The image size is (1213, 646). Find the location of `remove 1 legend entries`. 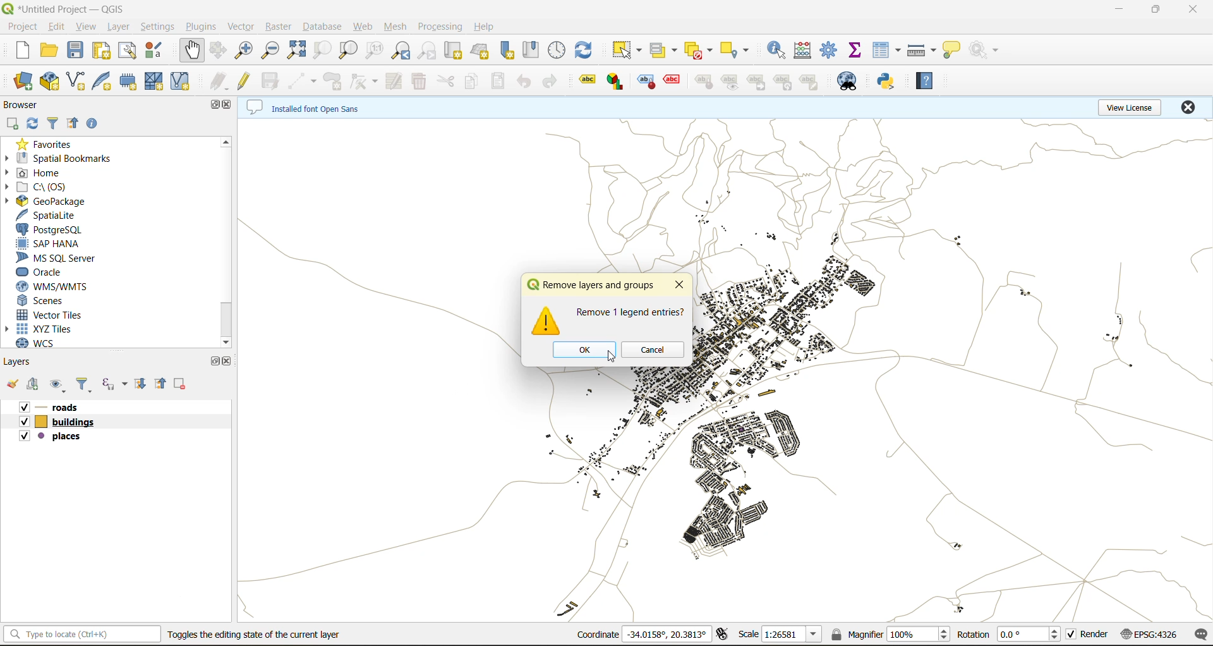

remove 1 legend entries is located at coordinates (630, 312).